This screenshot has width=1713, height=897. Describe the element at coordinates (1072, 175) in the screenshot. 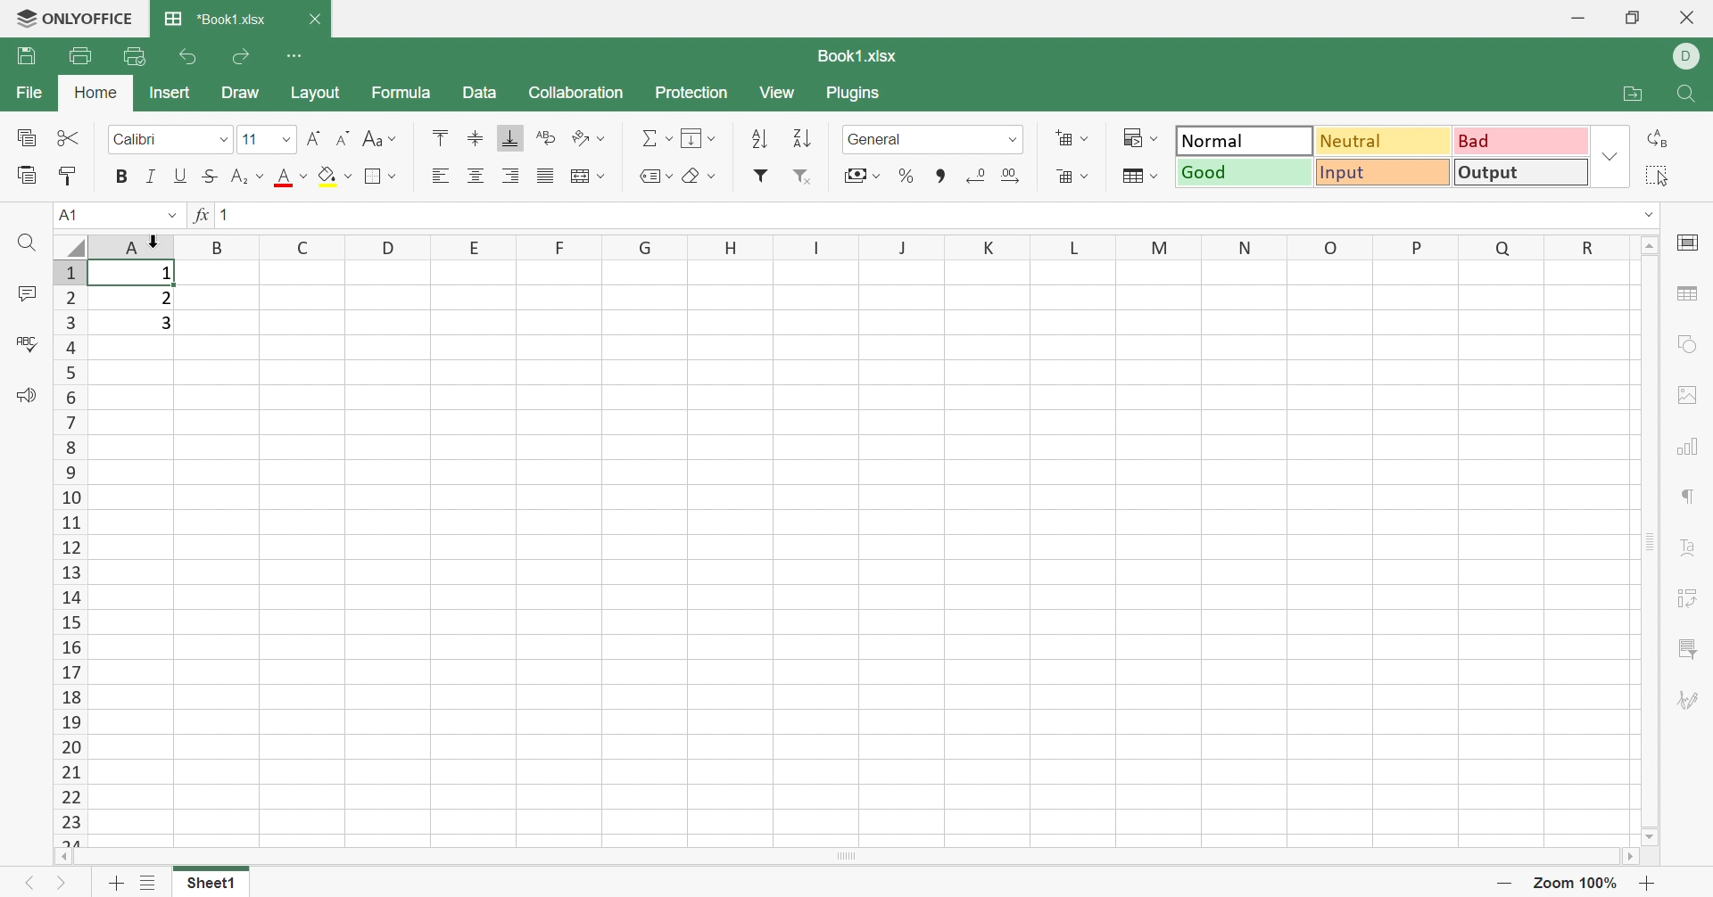

I see `Delete cells` at that location.